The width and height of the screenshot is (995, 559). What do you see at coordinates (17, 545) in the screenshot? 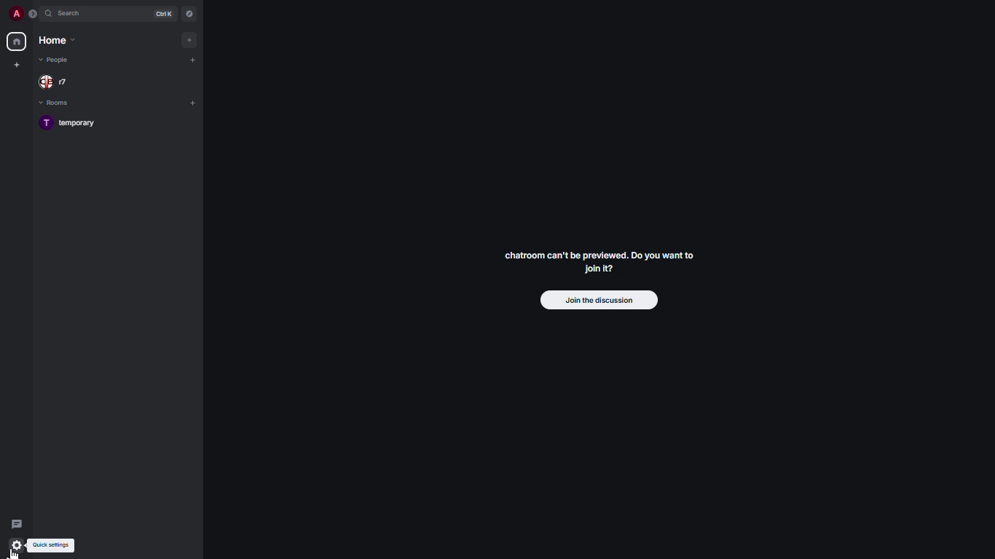
I see `quick settings` at bounding box center [17, 545].